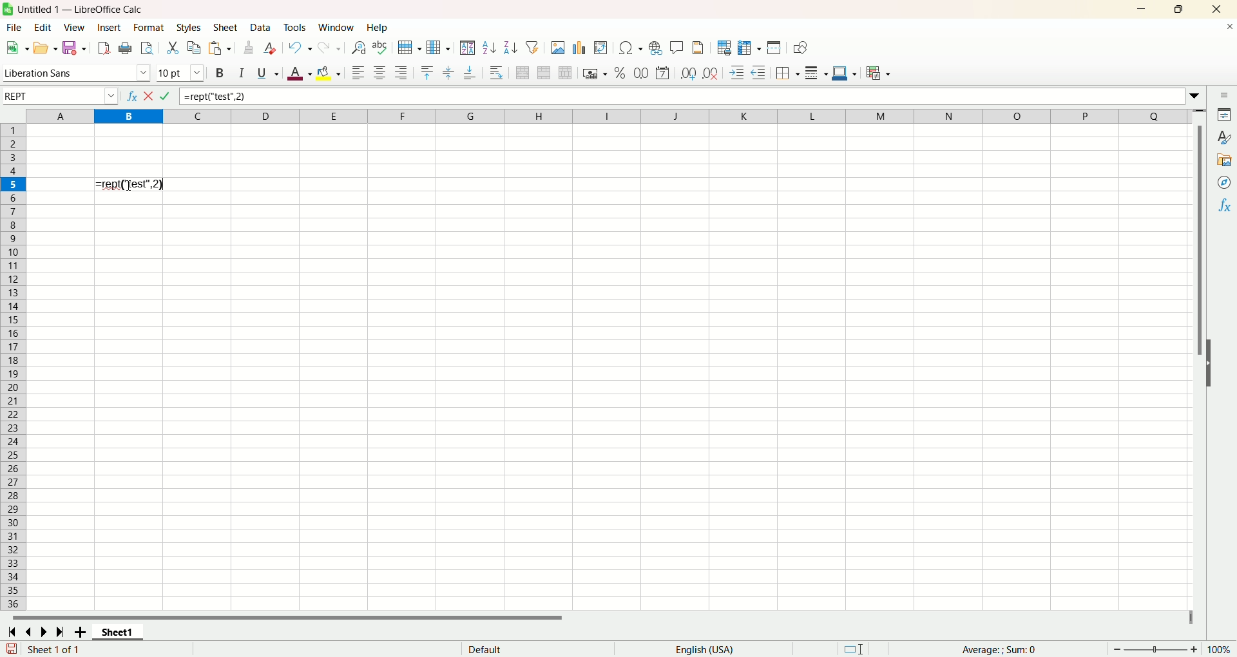 The width and height of the screenshot is (1237, 657). I want to click on scroll to last page, so click(61, 632).